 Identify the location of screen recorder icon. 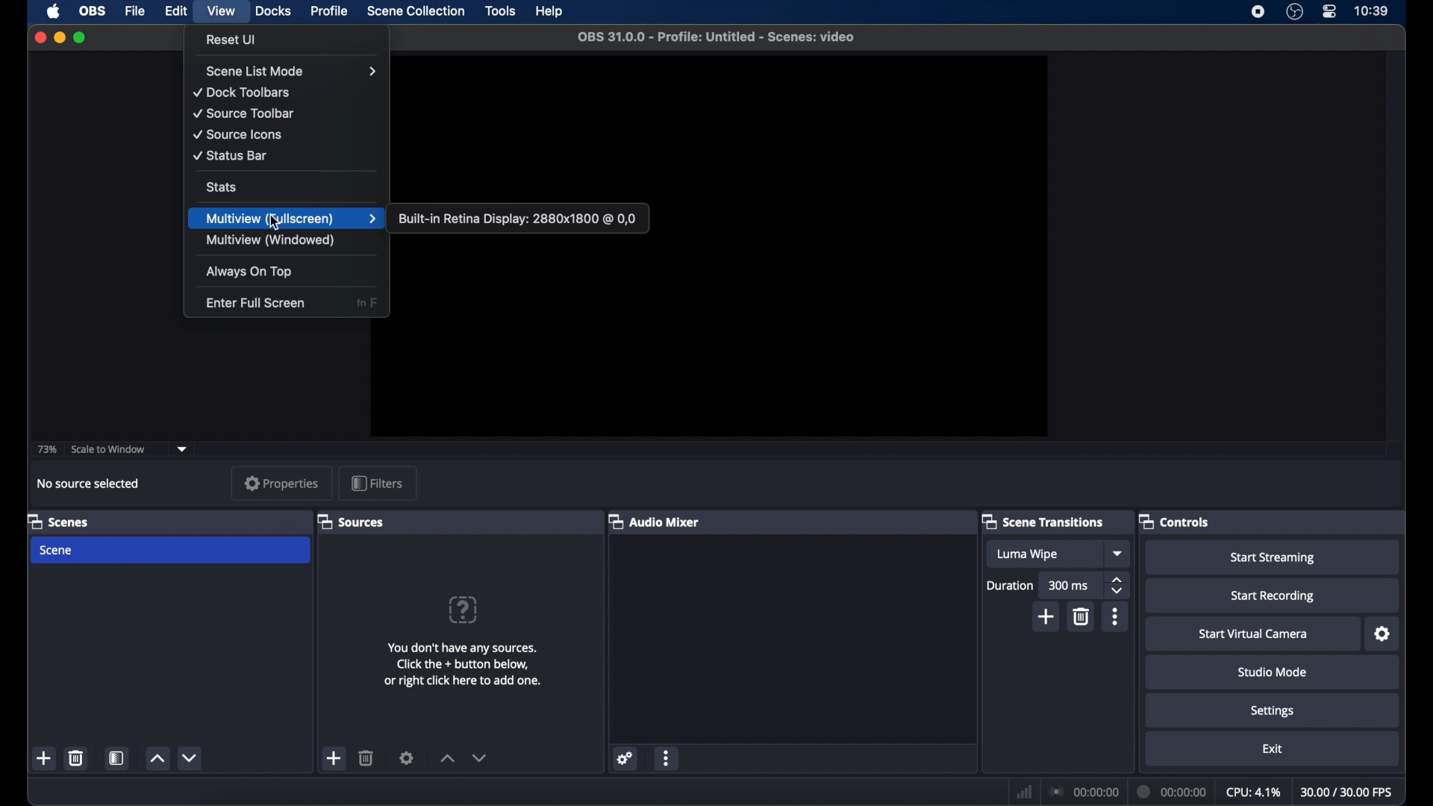
(1258, 13).